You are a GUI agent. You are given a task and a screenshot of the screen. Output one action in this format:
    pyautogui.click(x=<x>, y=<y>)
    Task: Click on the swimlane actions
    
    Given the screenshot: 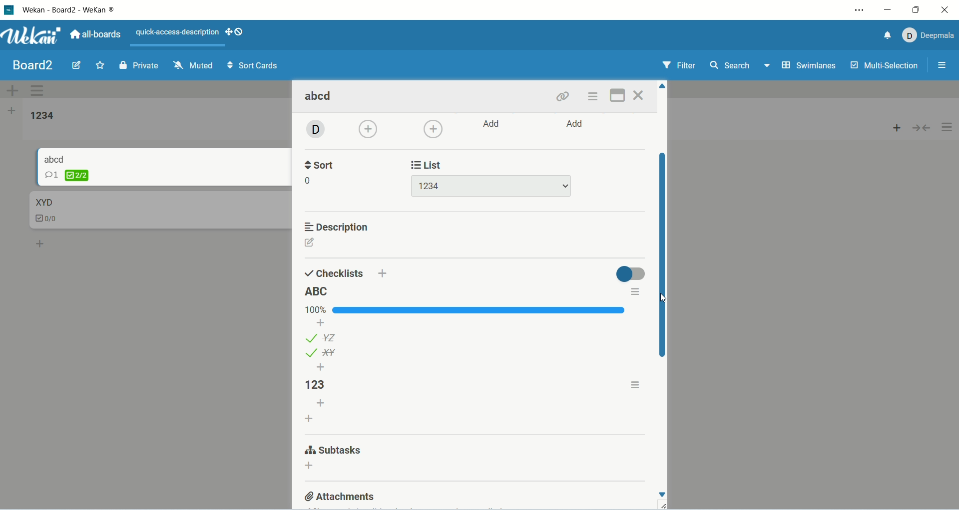 What is the action you would take?
    pyautogui.click(x=38, y=92)
    